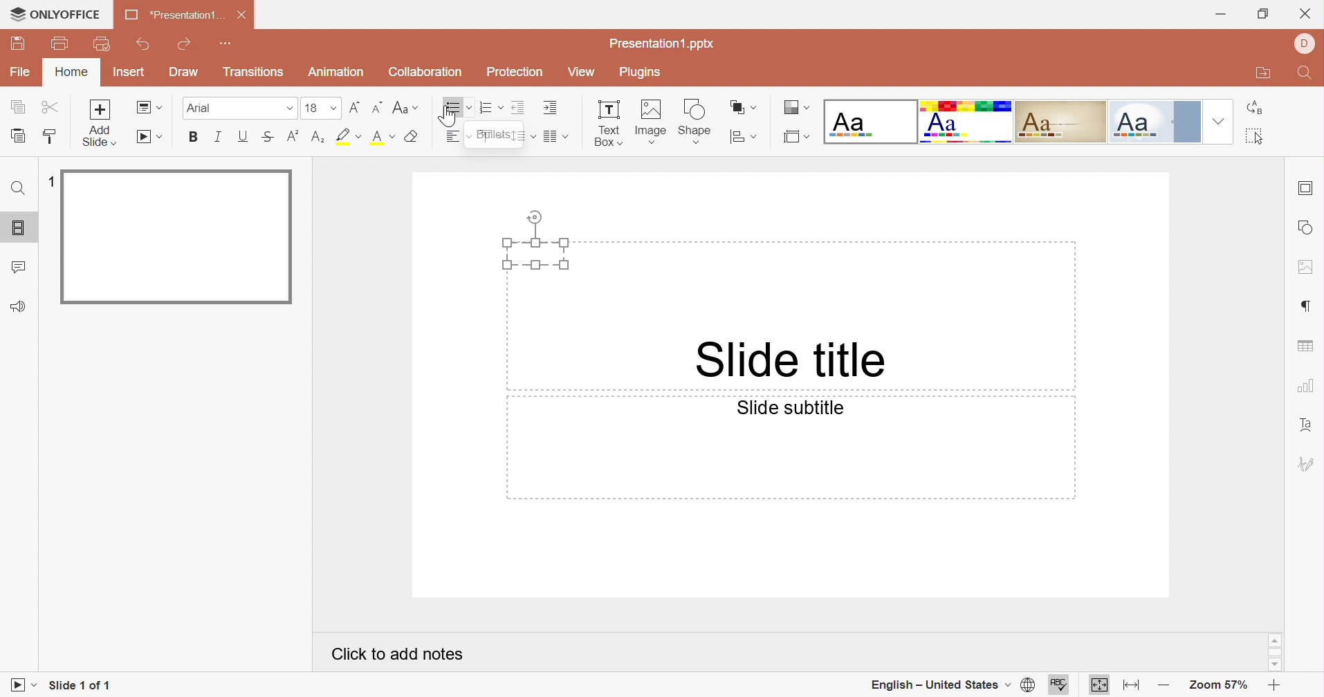  Describe the element at coordinates (1271, 640) in the screenshot. I see `Scroll Up` at that location.